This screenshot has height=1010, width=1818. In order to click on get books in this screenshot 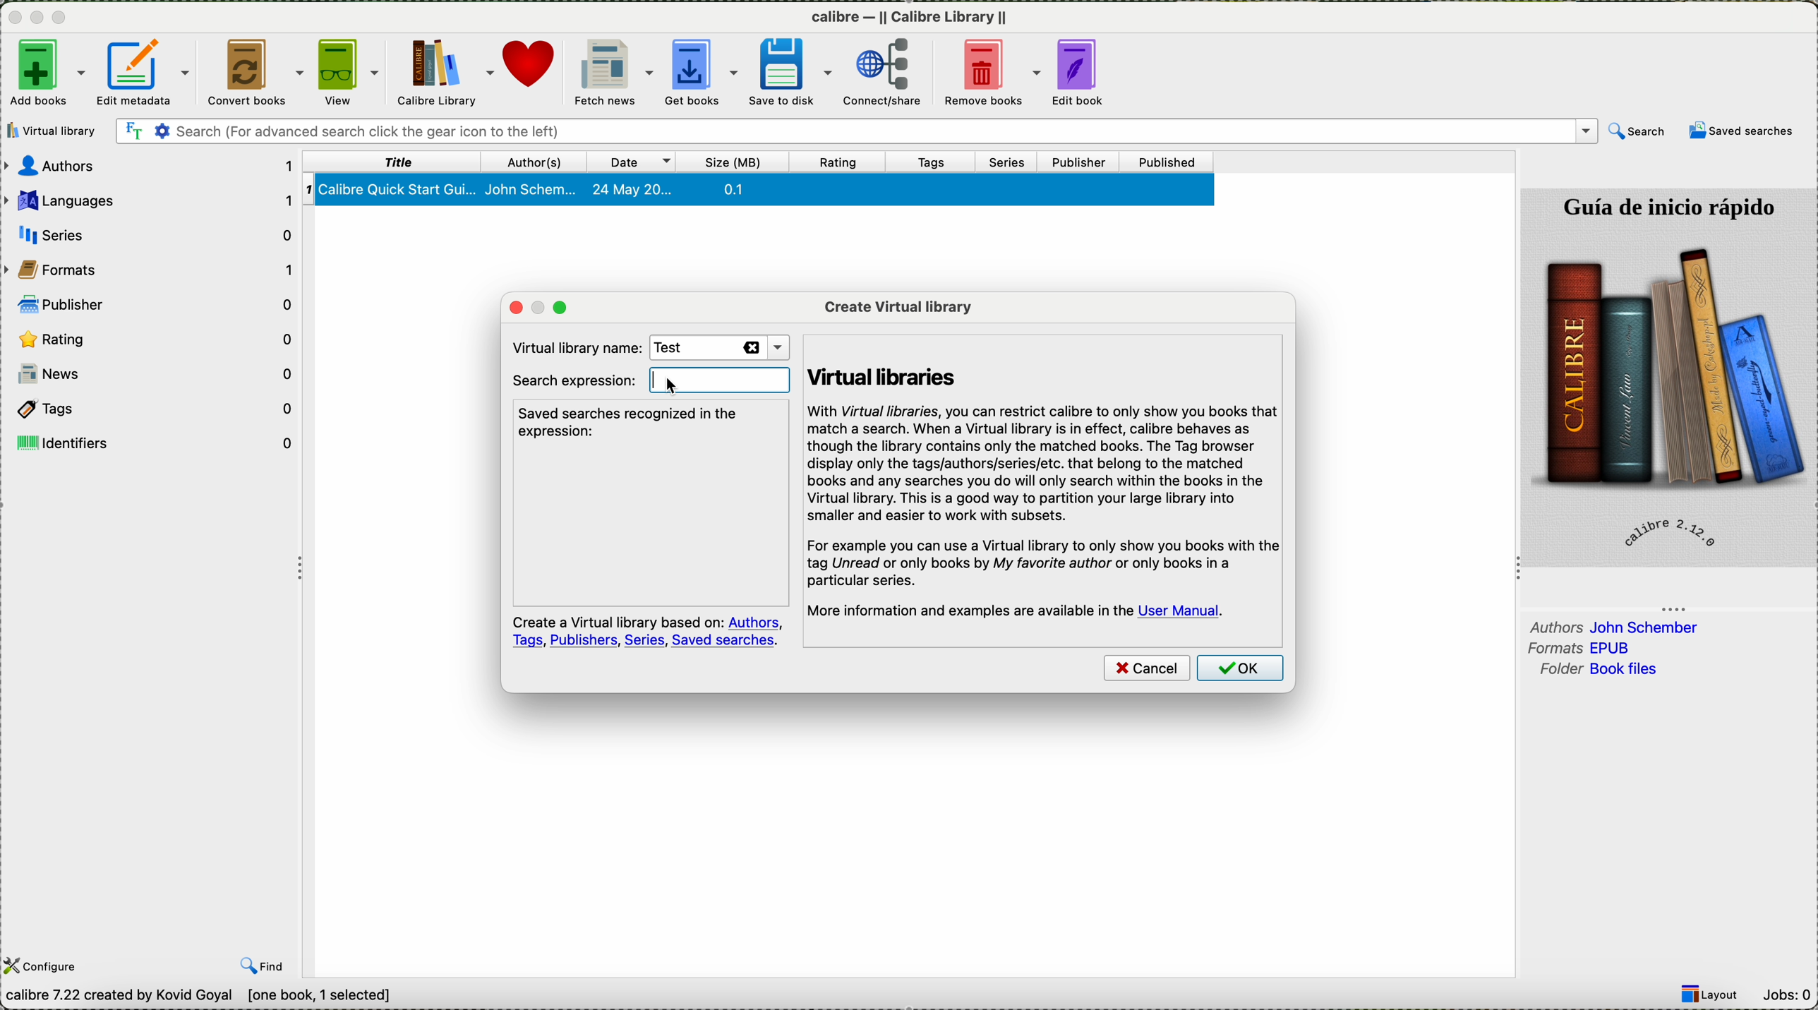, I will do `click(703, 72)`.